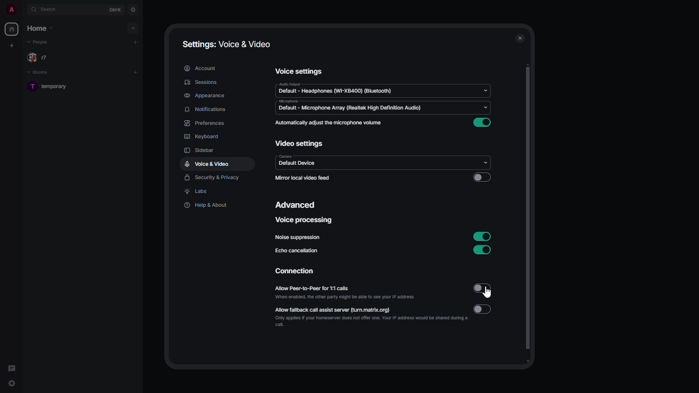 The image size is (699, 393). What do you see at coordinates (490, 294) in the screenshot?
I see `cursor` at bounding box center [490, 294].